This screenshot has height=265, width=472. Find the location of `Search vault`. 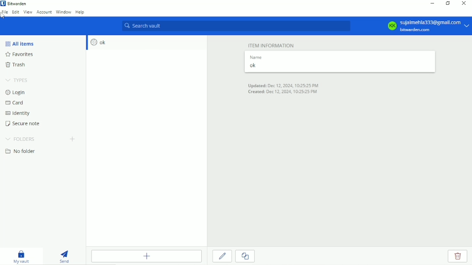

Search vault is located at coordinates (236, 26).